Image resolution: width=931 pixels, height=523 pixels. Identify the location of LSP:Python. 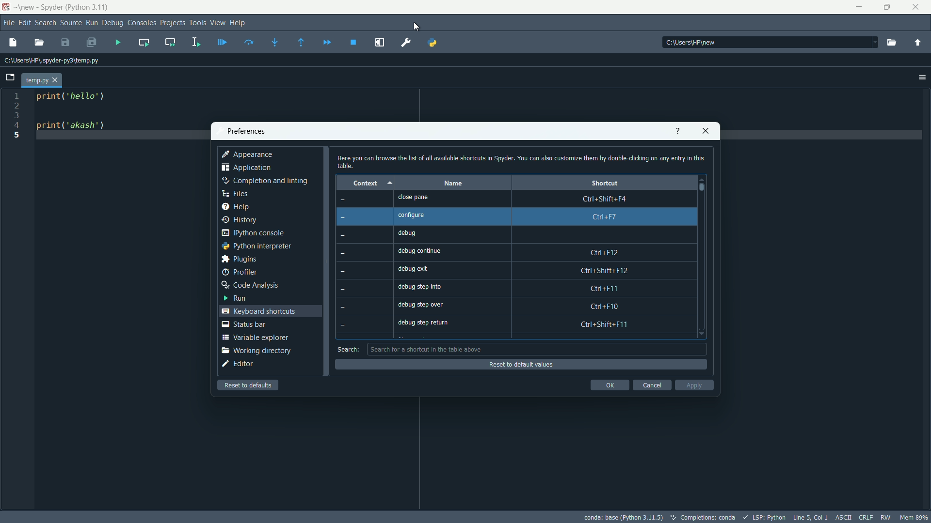
(769, 517).